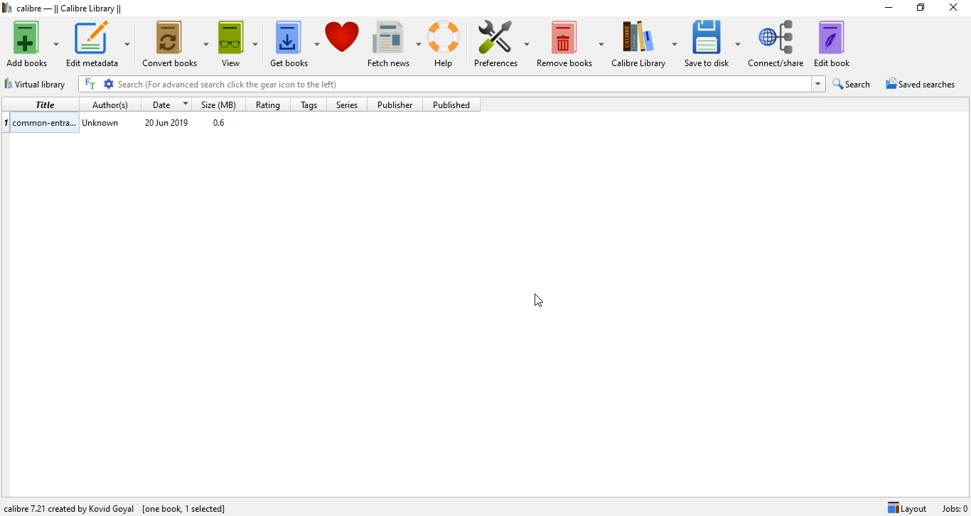 The image size is (971, 516). What do you see at coordinates (111, 103) in the screenshot?
I see `Author(s)` at bounding box center [111, 103].